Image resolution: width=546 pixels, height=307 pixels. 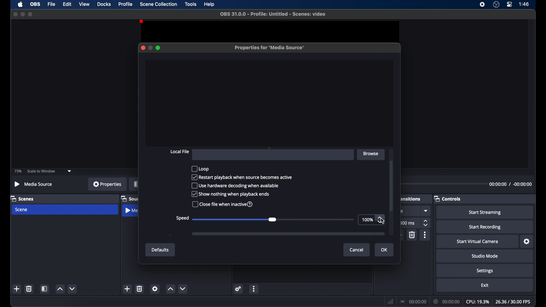 I want to click on slider, so click(x=273, y=219).